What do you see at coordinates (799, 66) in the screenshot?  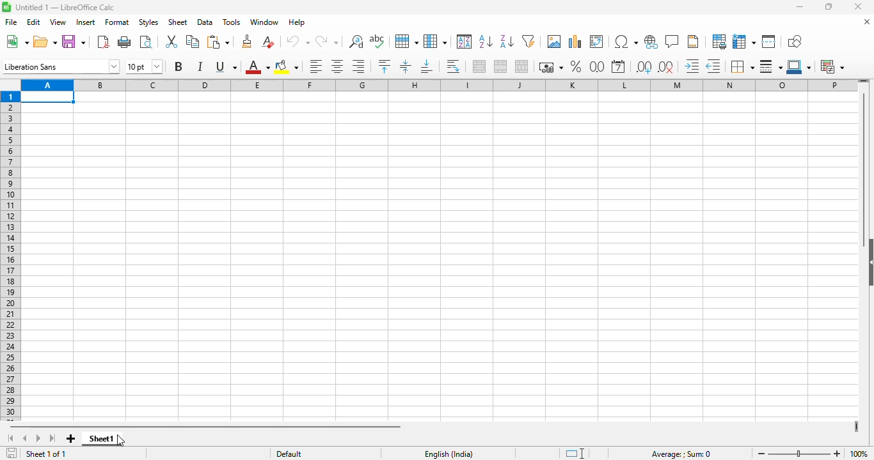 I see `border color` at bounding box center [799, 66].